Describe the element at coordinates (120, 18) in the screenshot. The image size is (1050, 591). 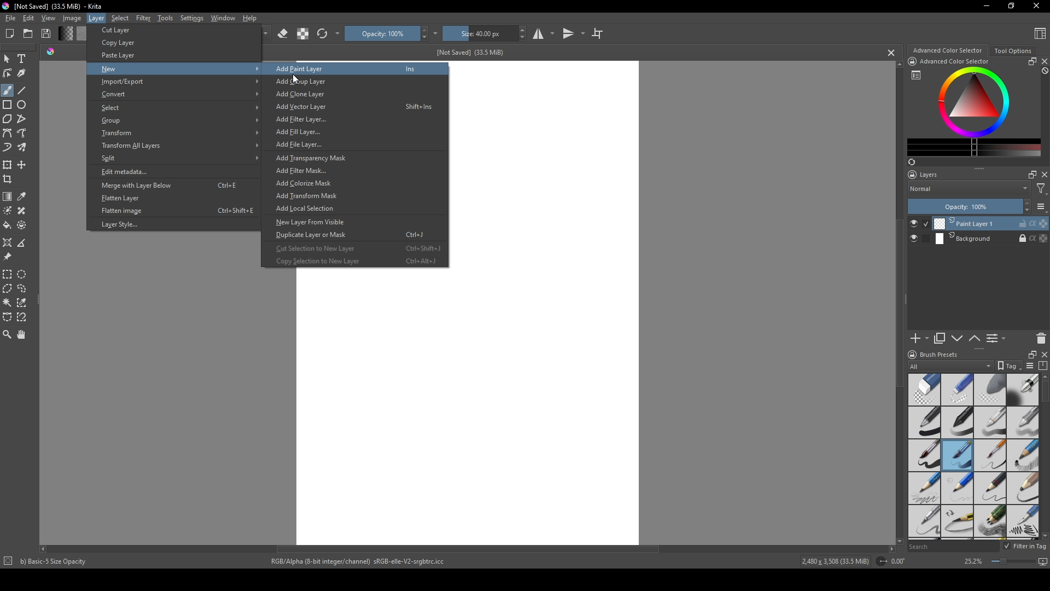
I see `Select` at that location.